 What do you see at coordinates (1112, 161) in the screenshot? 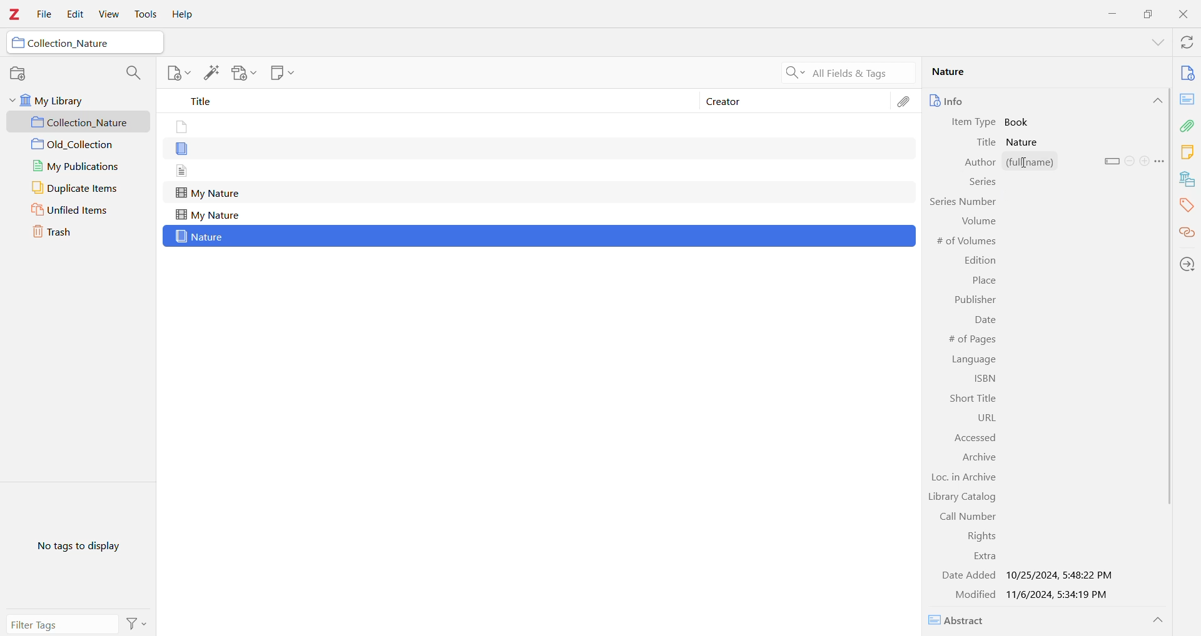
I see `Switch to Two Field/Single Field` at bounding box center [1112, 161].